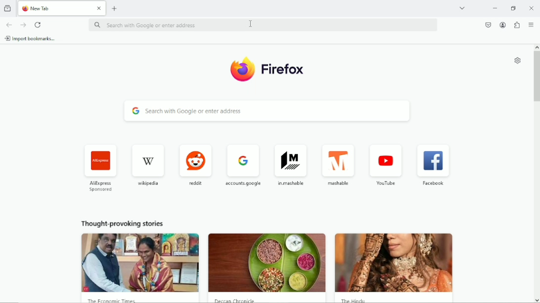 This screenshot has width=540, height=303. I want to click on list all tabs, so click(464, 8).